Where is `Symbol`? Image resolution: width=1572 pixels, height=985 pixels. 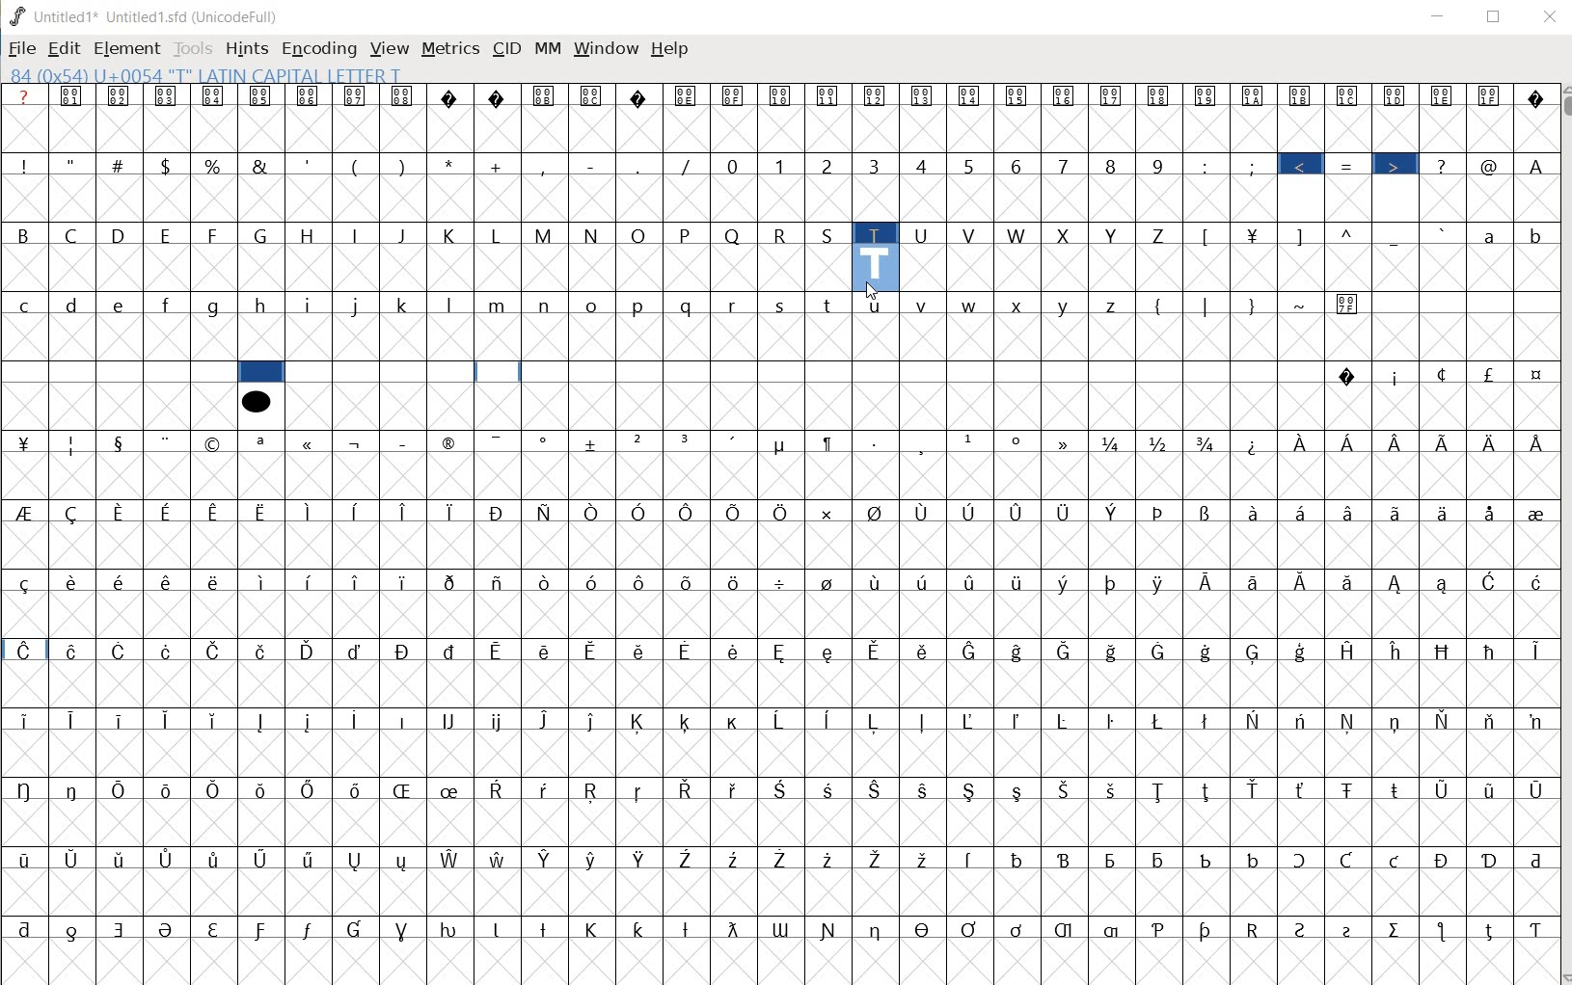 Symbol is located at coordinates (1067, 719).